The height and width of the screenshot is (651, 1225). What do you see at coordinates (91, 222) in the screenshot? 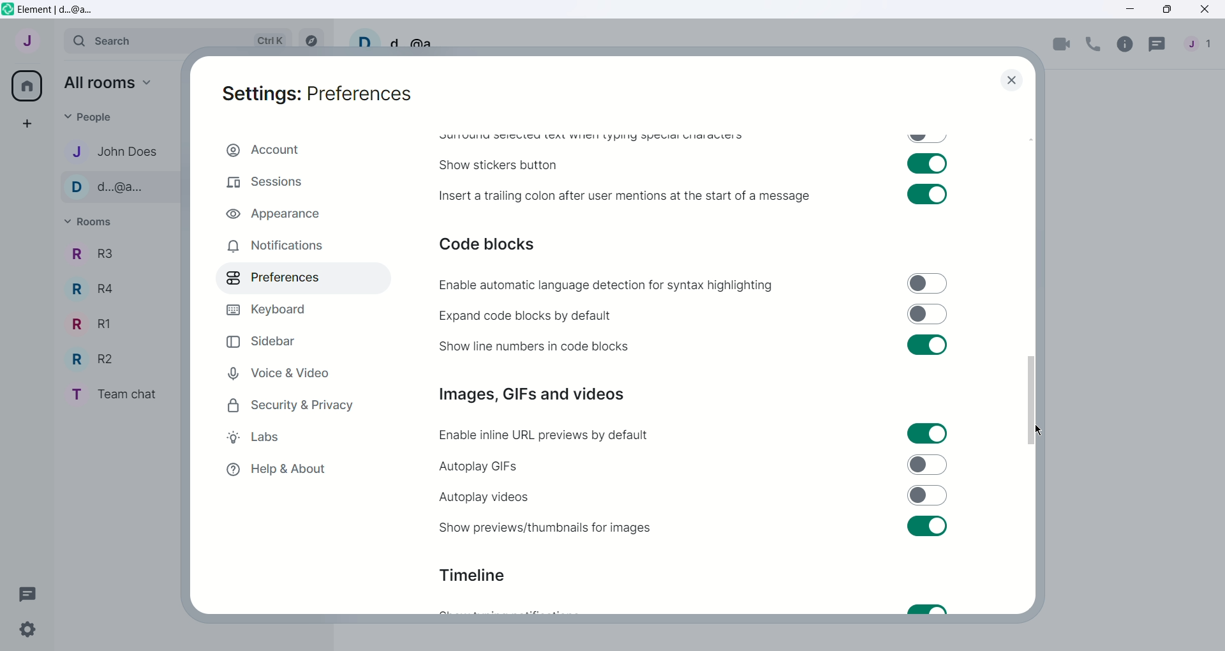
I see `Rooms` at bounding box center [91, 222].